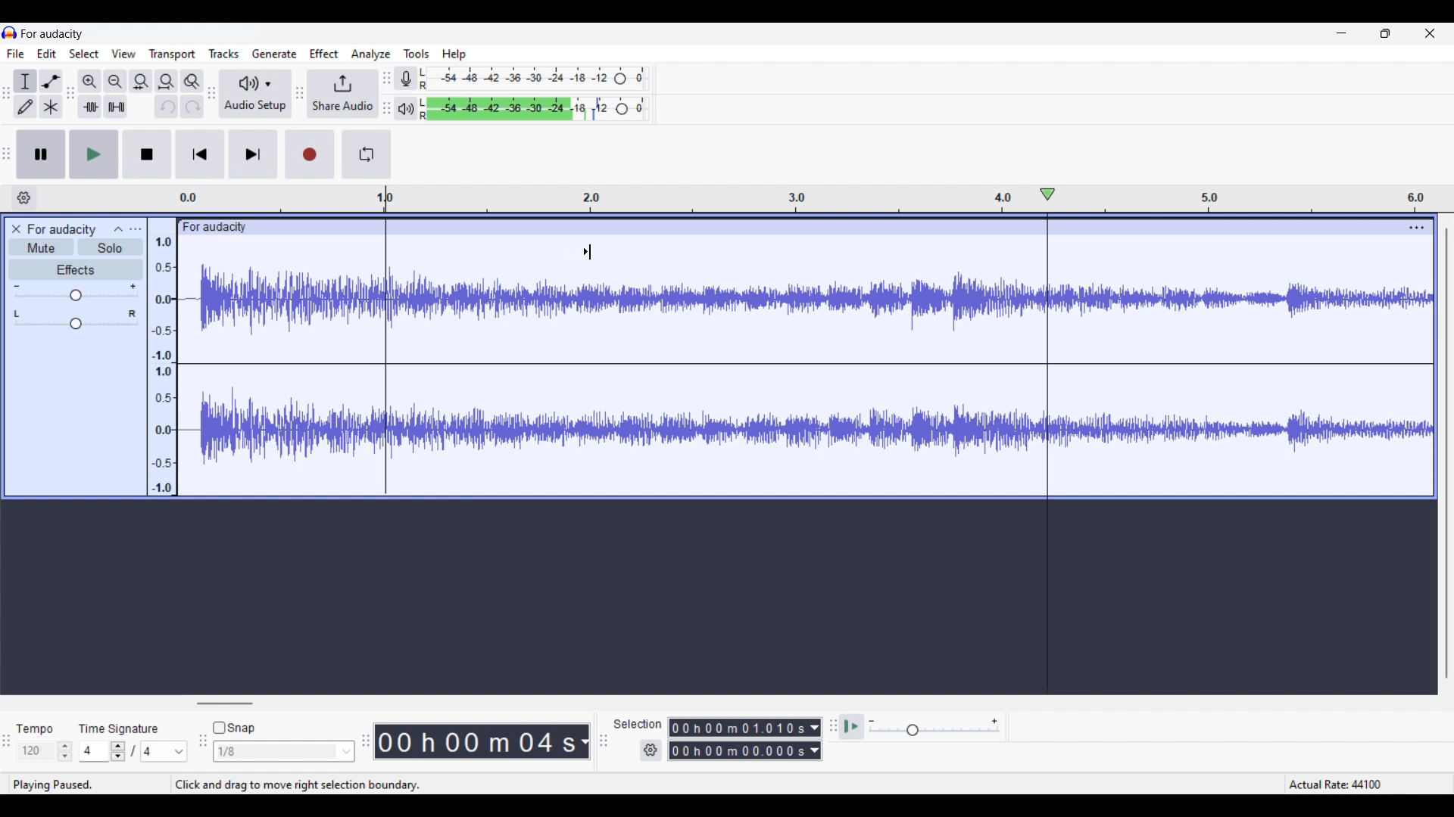 The image size is (1454, 817). I want to click on File menu, so click(16, 54).